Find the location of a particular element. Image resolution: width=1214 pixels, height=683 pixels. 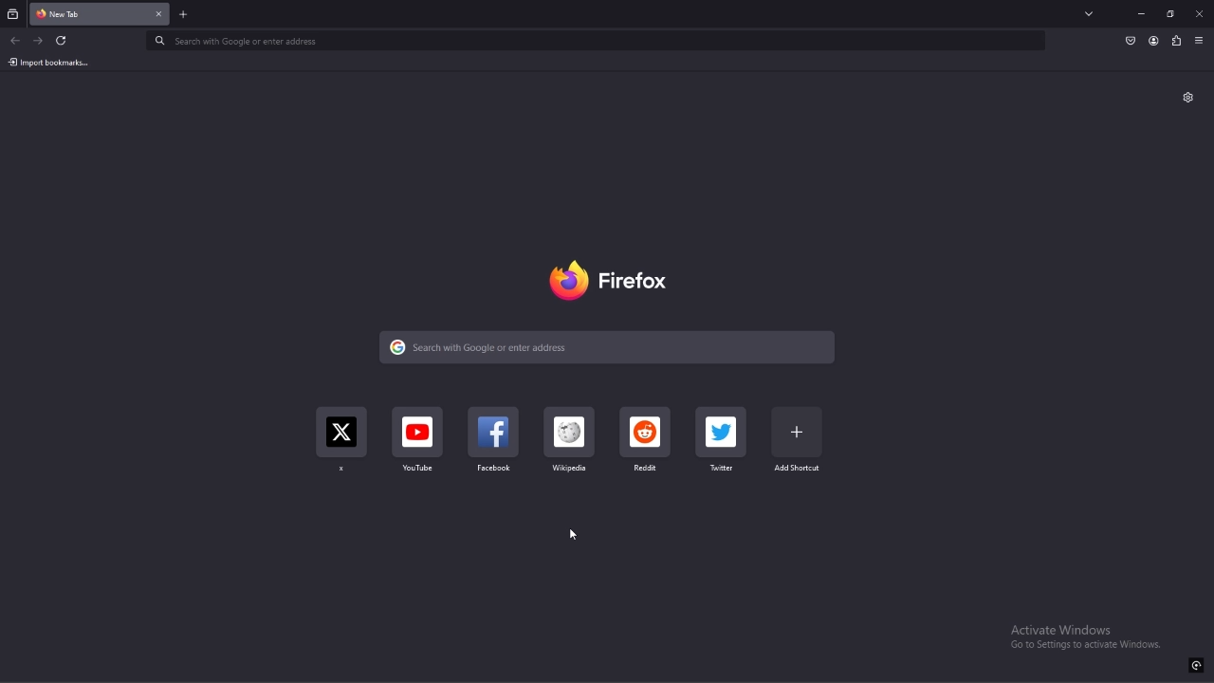

list all tabs is located at coordinates (1091, 15).